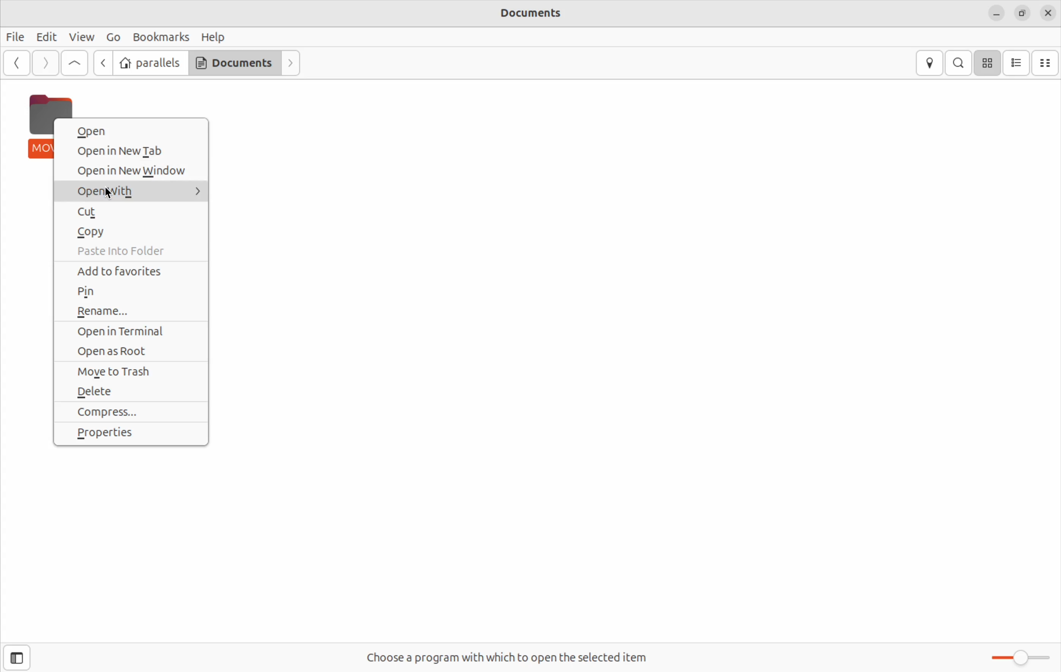 The height and width of the screenshot is (672, 1061). Describe the element at coordinates (131, 352) in the screenshot. I see `open as root` at that location.